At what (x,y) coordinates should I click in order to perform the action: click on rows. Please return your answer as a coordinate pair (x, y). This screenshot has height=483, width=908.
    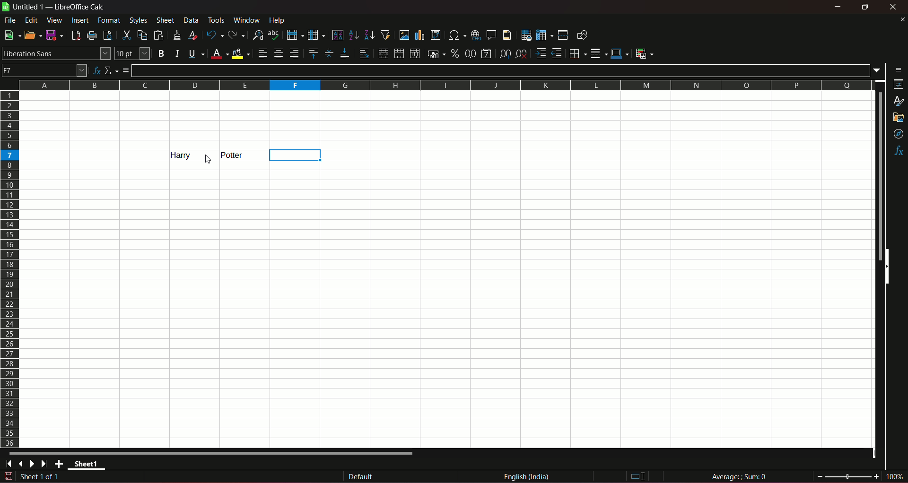
    Looking at the image, I should click on (10, 268).